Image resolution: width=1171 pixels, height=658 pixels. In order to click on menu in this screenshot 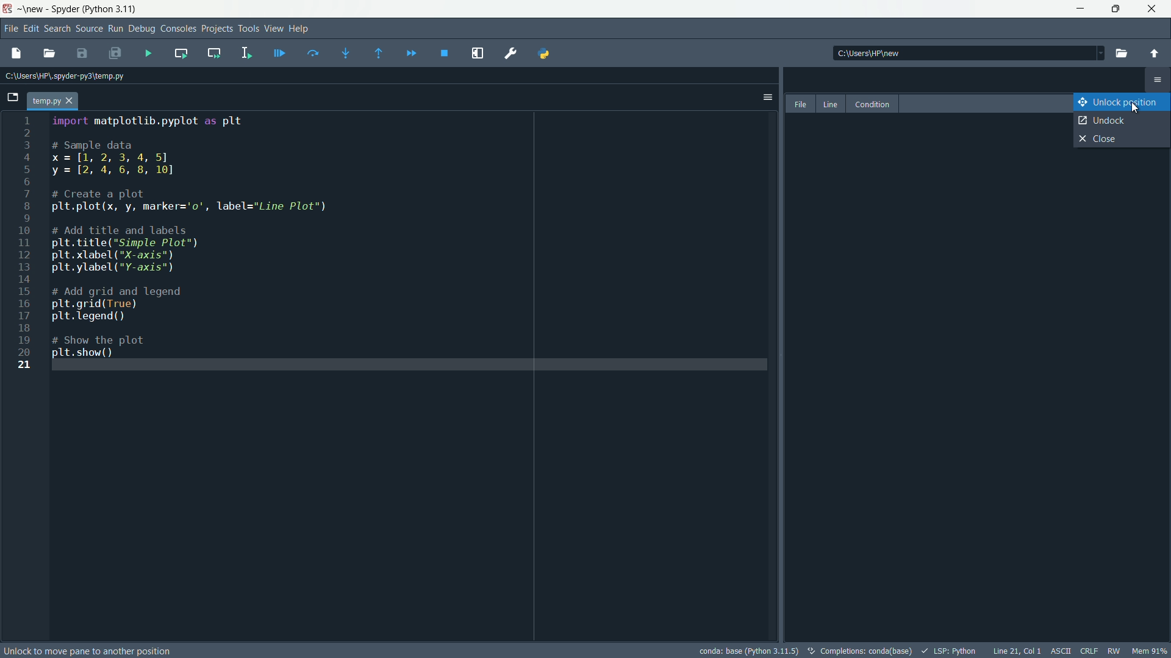, I will do `click(1158, 82)`.